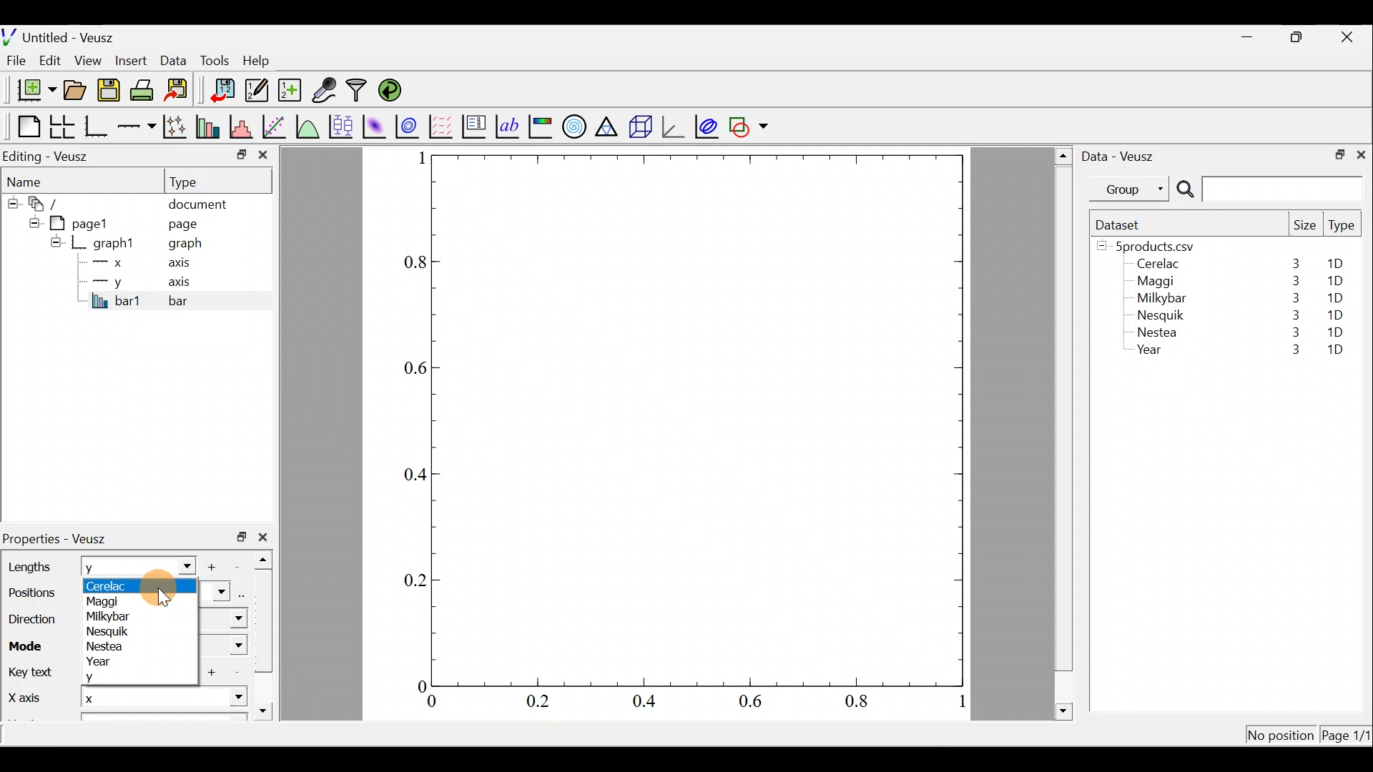 This screenshot has height=772, width=1373. Describe the element at coordinates (133, 60) in the screenshot. I see `Insert` at that location.